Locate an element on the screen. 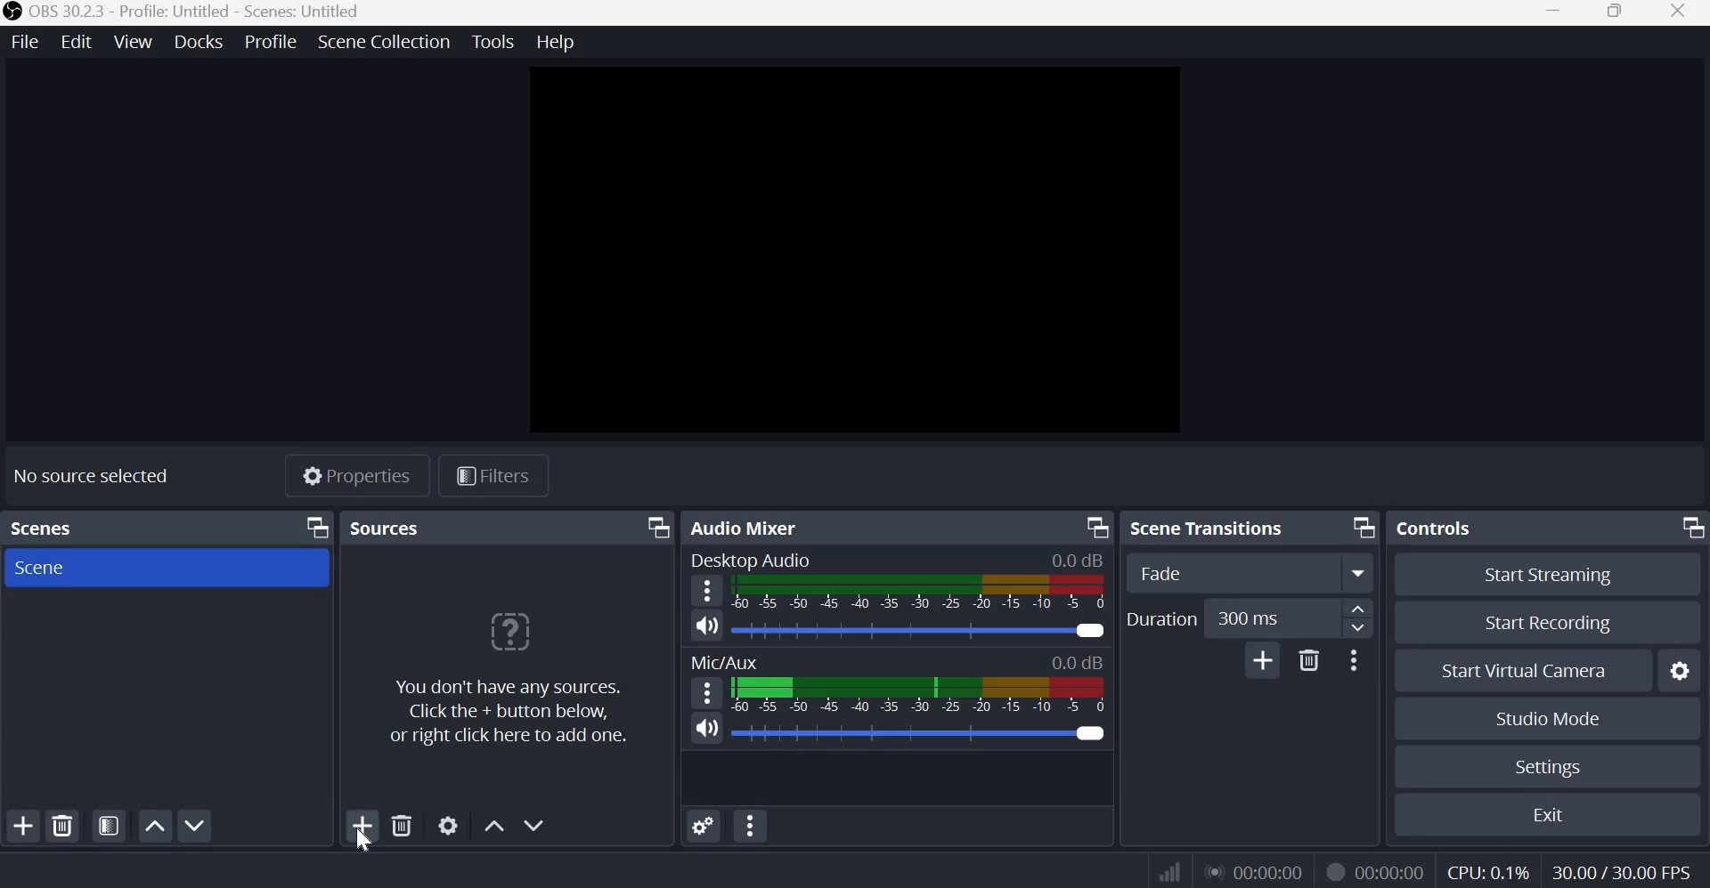 This screenshot has width=1710, height=888. Edit is located at coordinates (77, 42).